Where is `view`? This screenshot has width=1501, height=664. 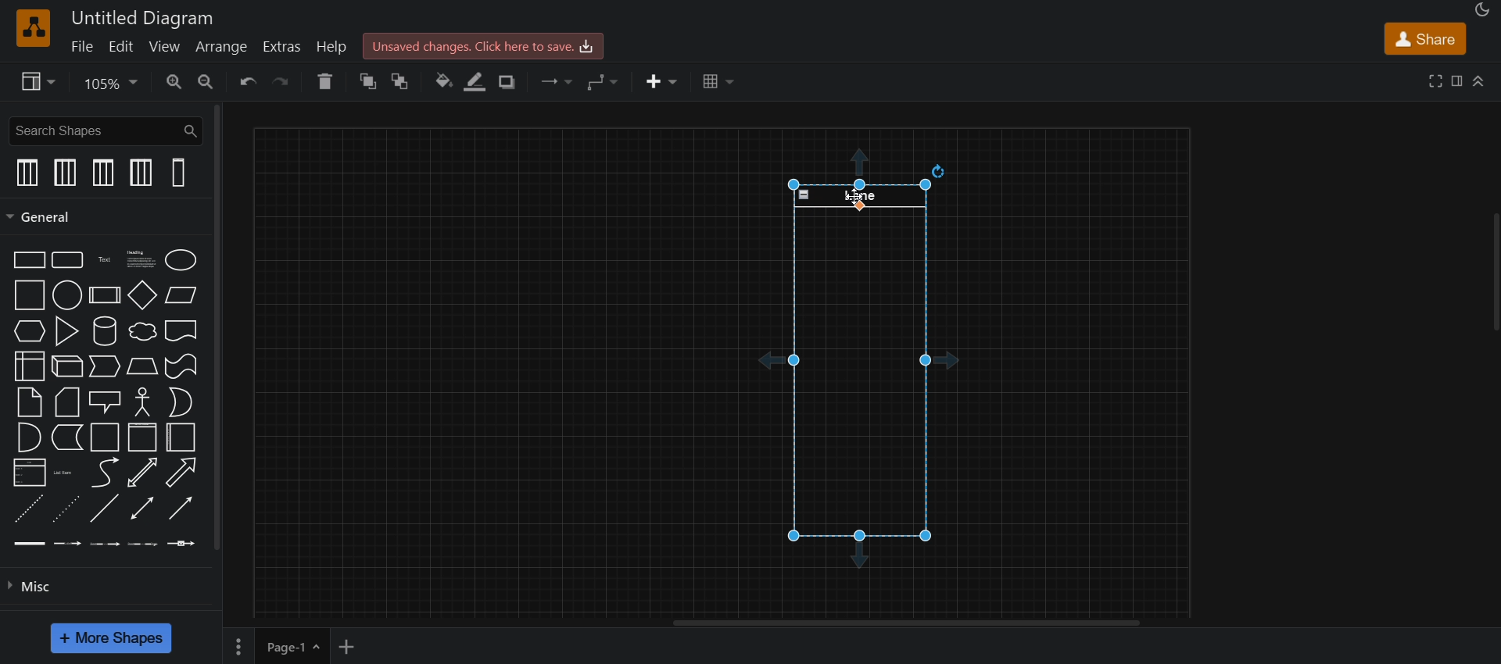
view is located at coordinates (166, 47).